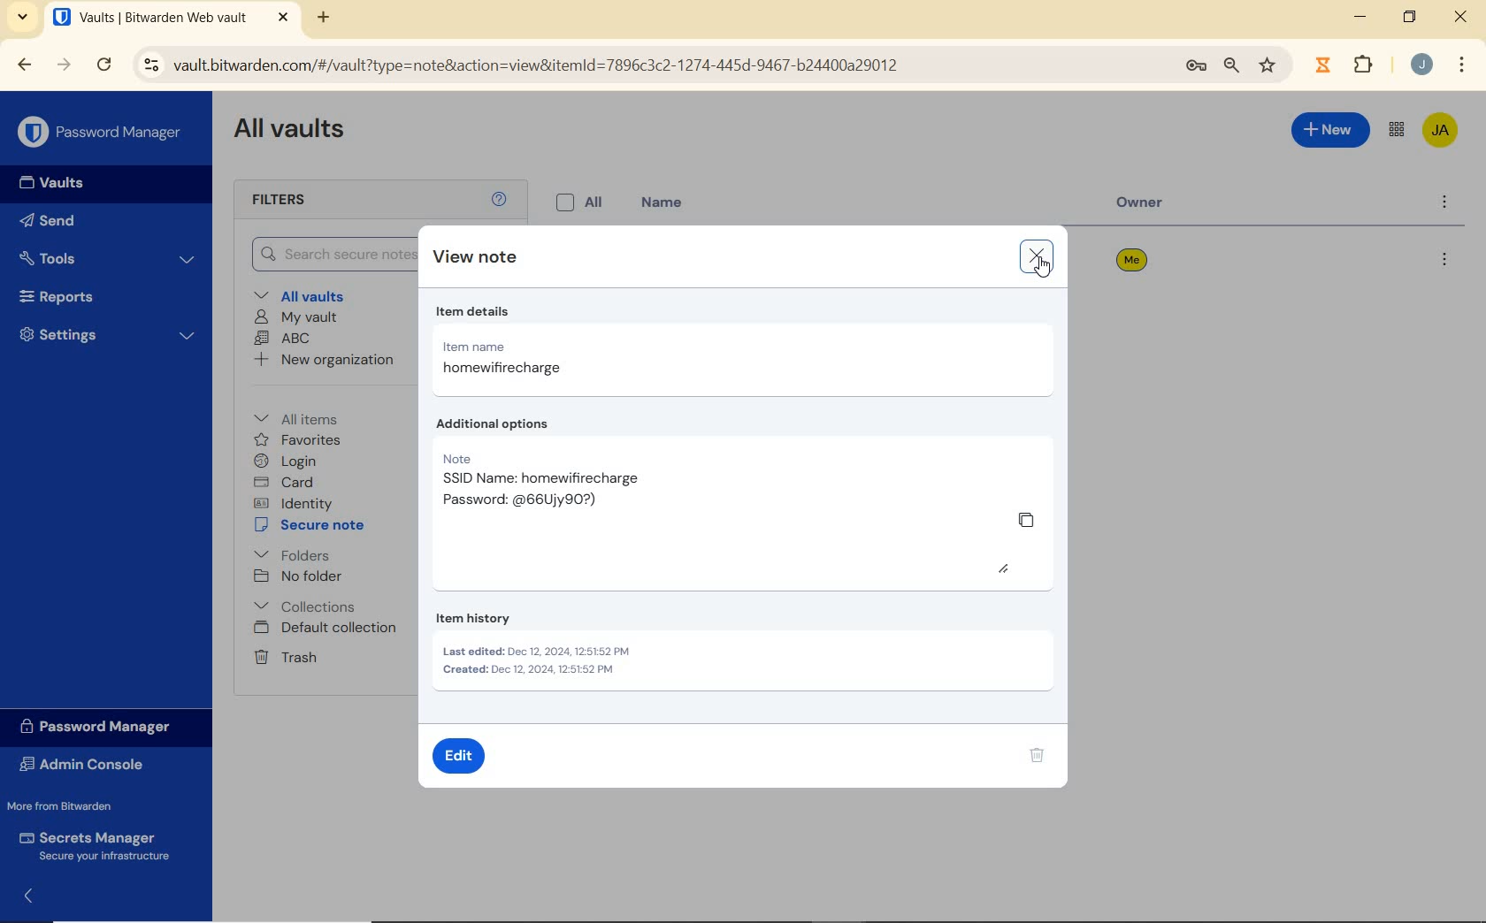  What do you see at coordinates (99, 845) in the screenshot?
I see `Secrets Manager` at bounding box center [99, 845].